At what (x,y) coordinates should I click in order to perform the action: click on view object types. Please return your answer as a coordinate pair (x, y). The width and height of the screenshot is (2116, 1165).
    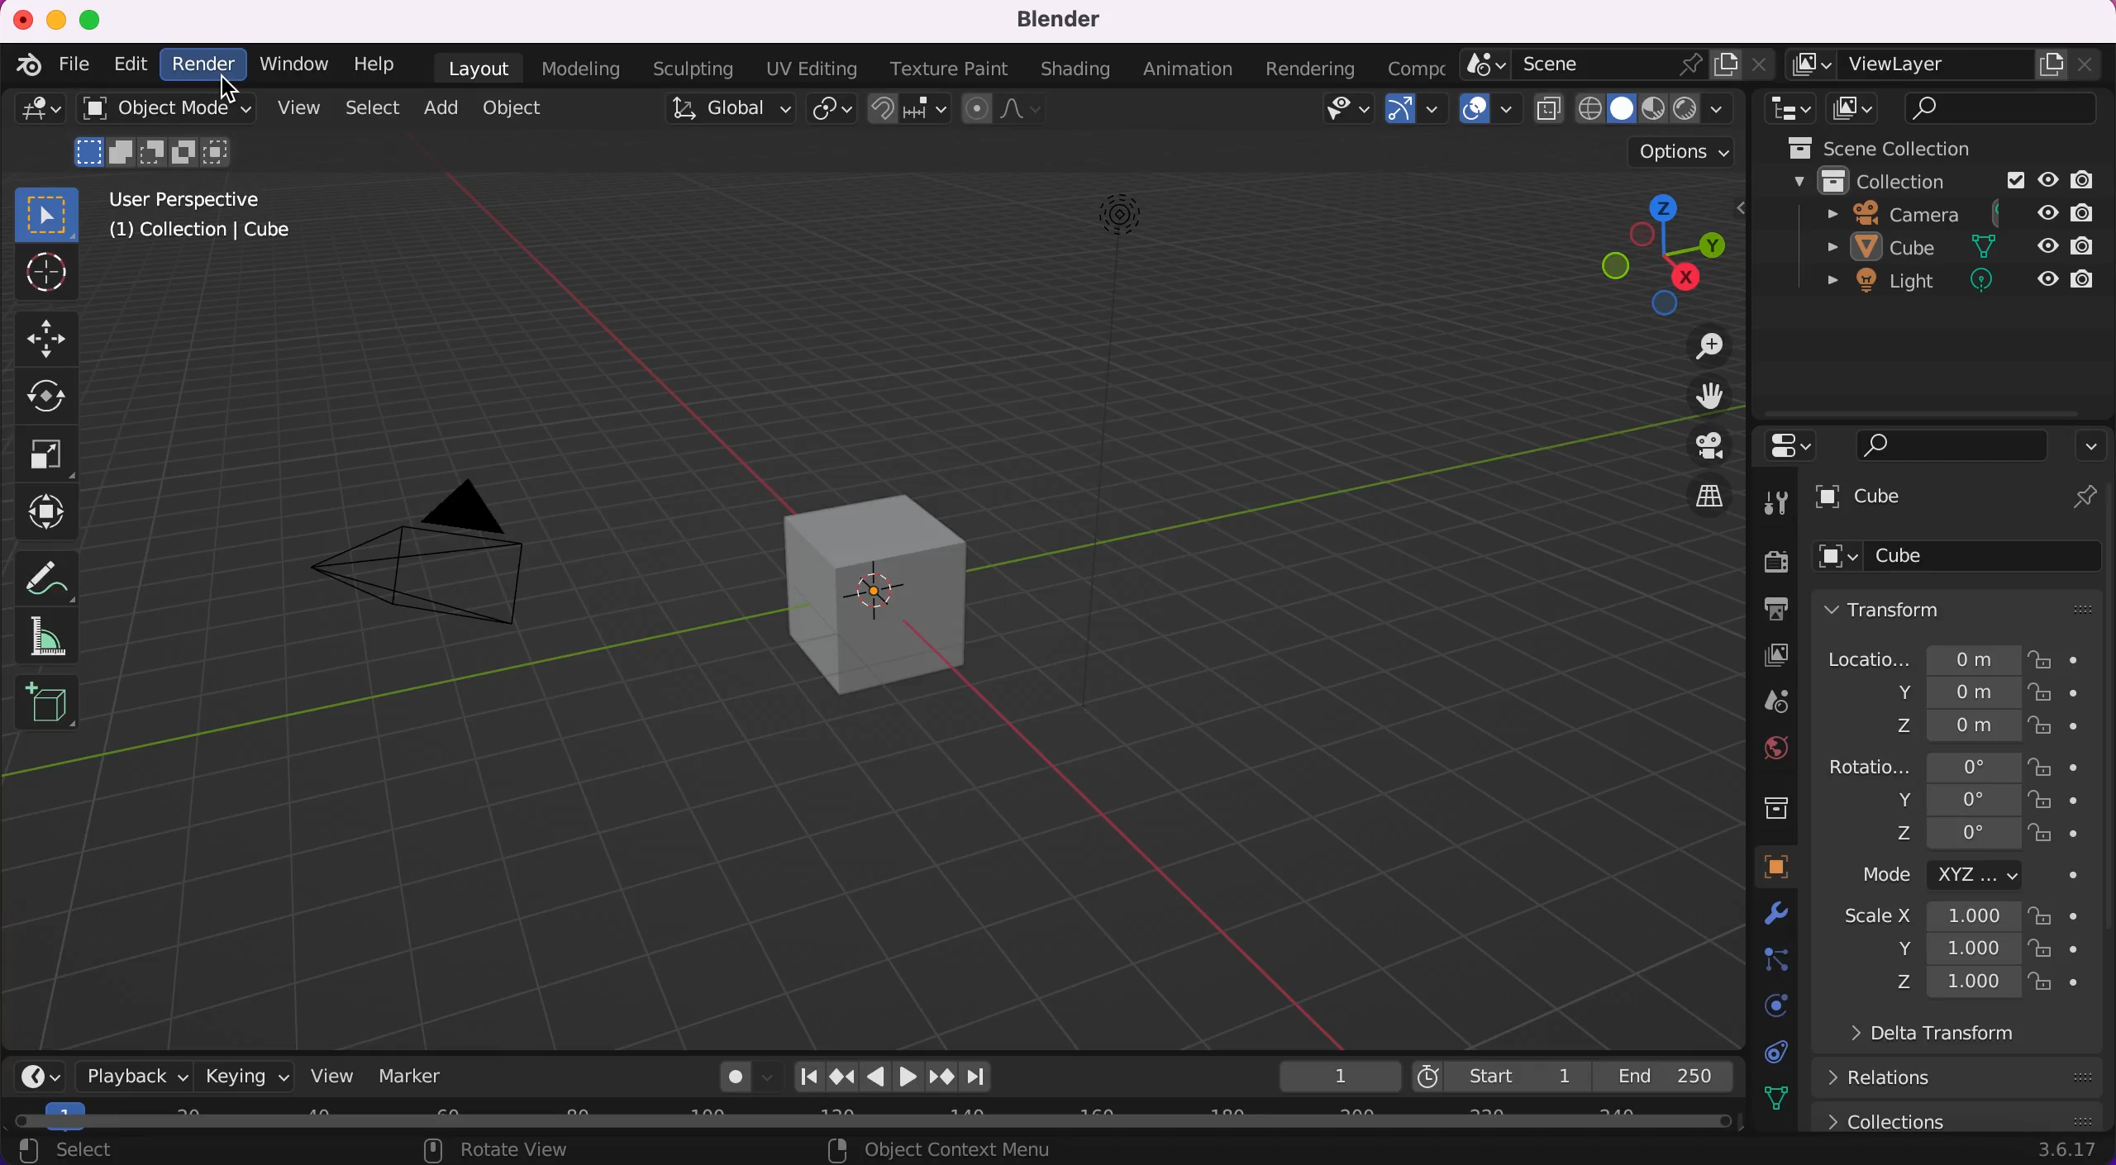
    Looking at the image, I should click on (1342, 112).